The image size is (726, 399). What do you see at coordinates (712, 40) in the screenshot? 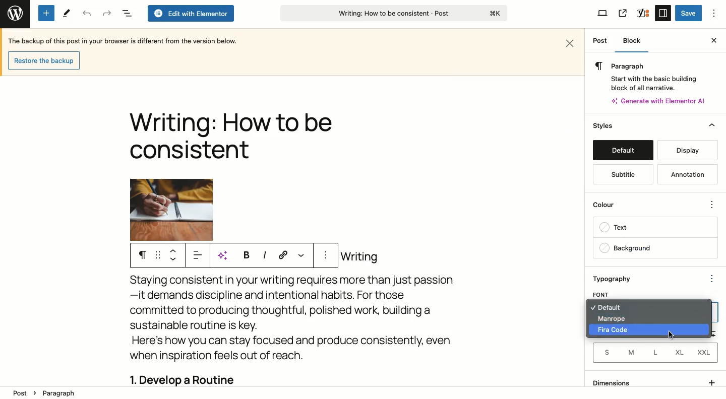
I see `Close` at bounding box center [712, 40].